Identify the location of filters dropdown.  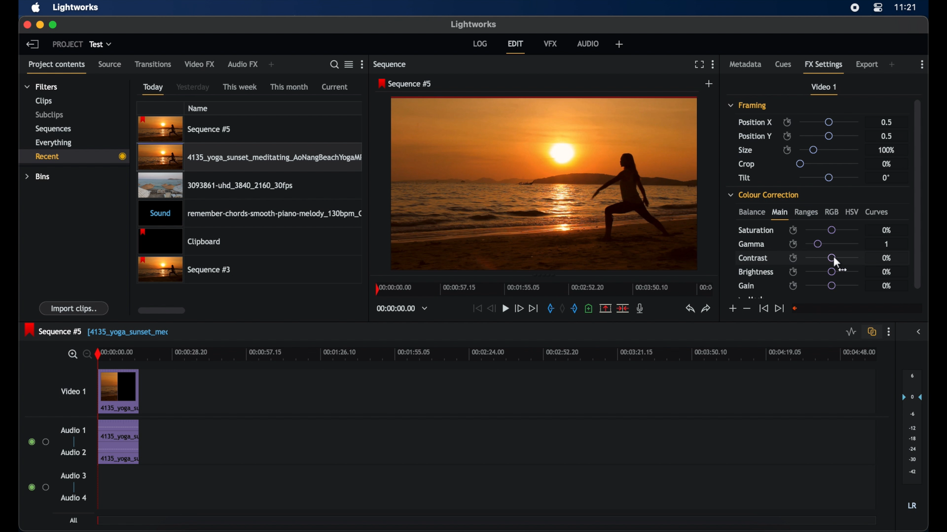
(44, 87).